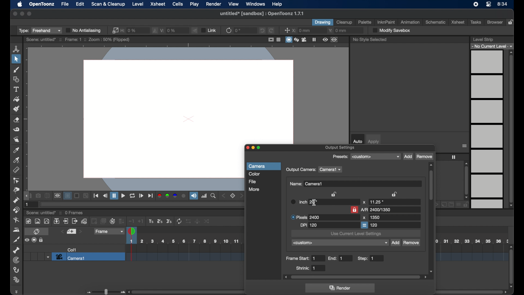  I want to click on close, so click(246, 148).